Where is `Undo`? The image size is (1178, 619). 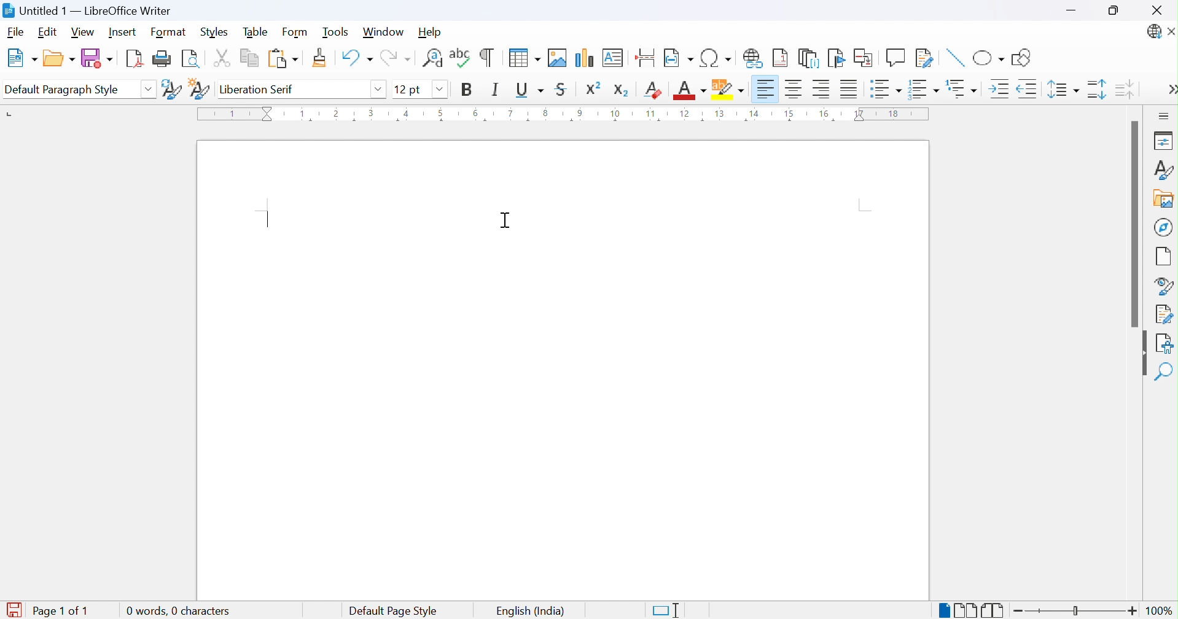 Undo is located at coordinates (356, 58).